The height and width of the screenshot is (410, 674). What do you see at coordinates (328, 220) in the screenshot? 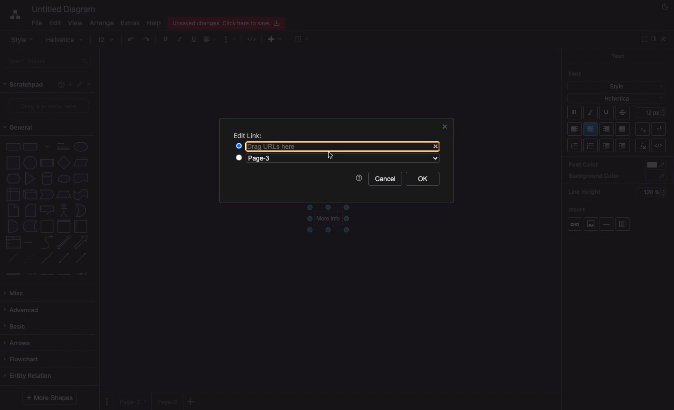
I see `More info` at bounding box center [328, 220].